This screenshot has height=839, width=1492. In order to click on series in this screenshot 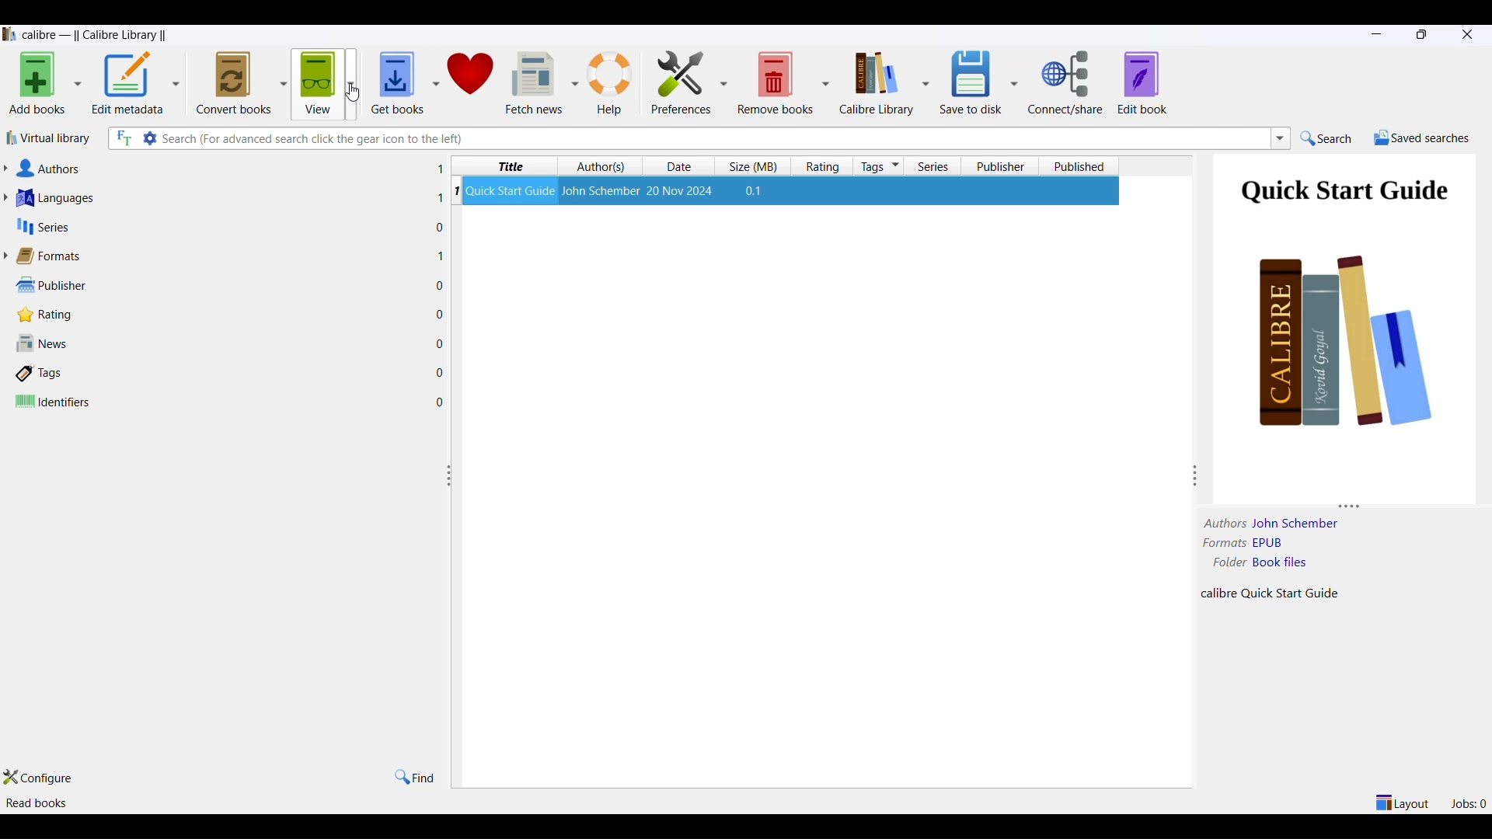, I will do `click(222, 225)`.